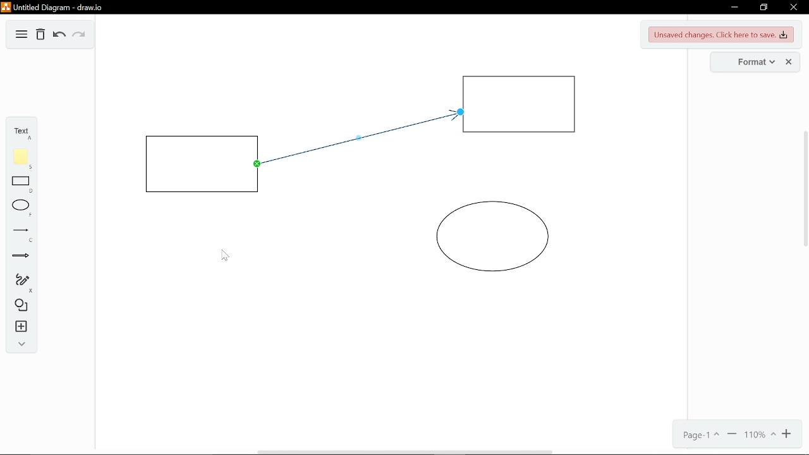  Describe the element at coordinates (59, 36) in the screenshot. I see `Undo` at that location.